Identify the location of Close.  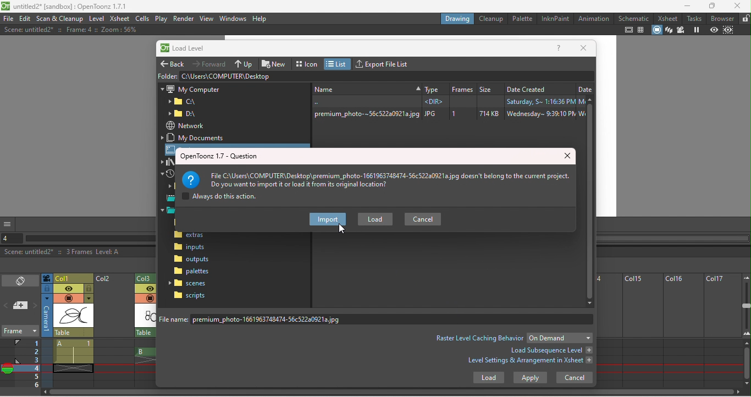
(583, 48).